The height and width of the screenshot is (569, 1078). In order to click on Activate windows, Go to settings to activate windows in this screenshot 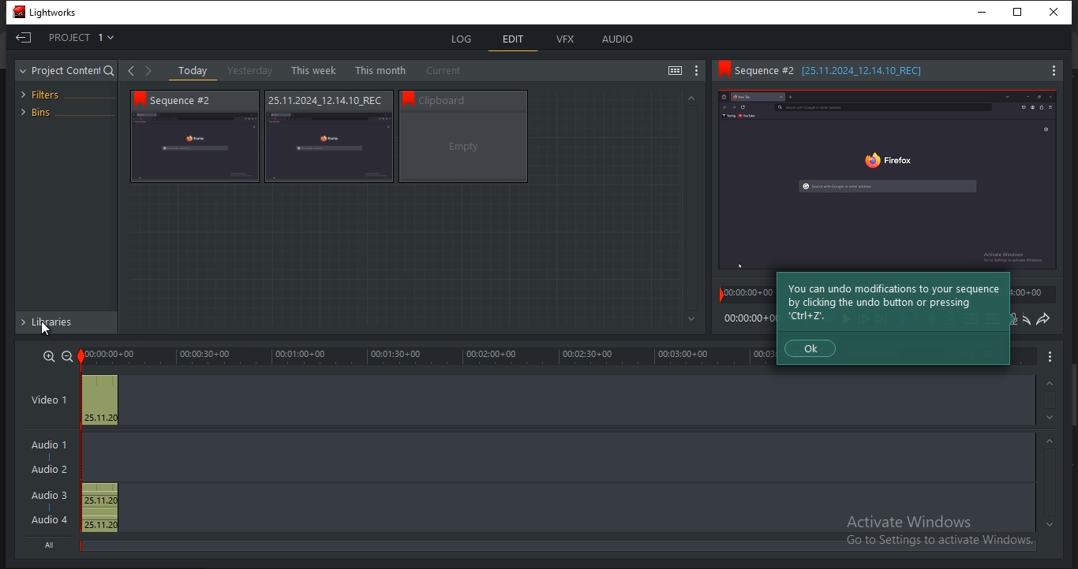, I will do `click(938, 531)`.